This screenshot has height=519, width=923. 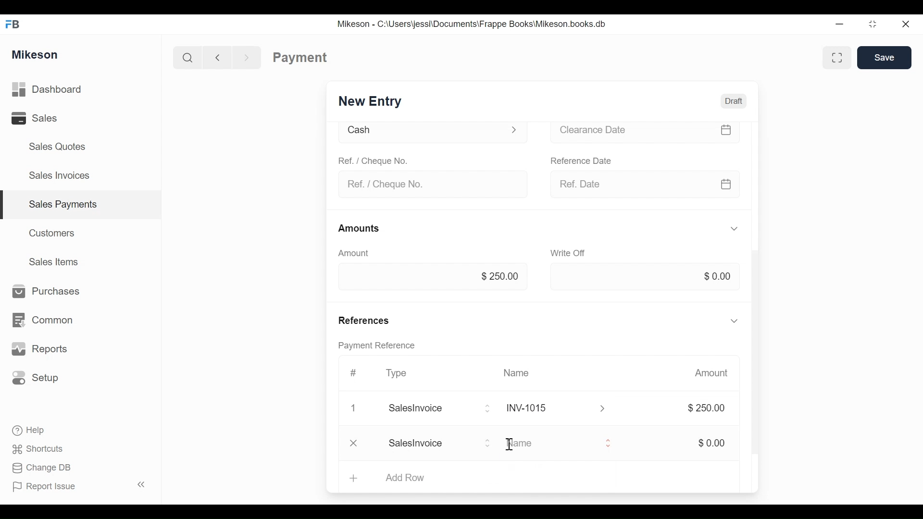 What do you see at coordinates (519, 373) in the screenshot?
I see `Name` at bounding box center [519, 373].